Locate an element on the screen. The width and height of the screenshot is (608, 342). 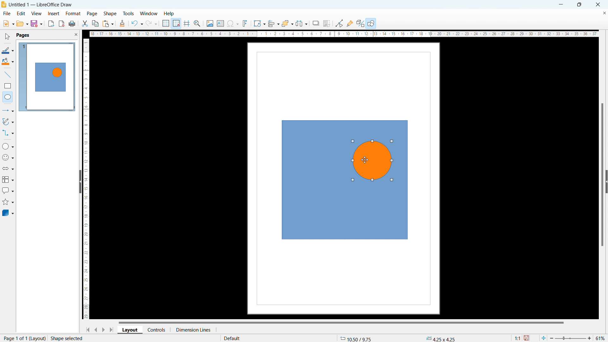
show draw functions is located at coordinates (371, 24).